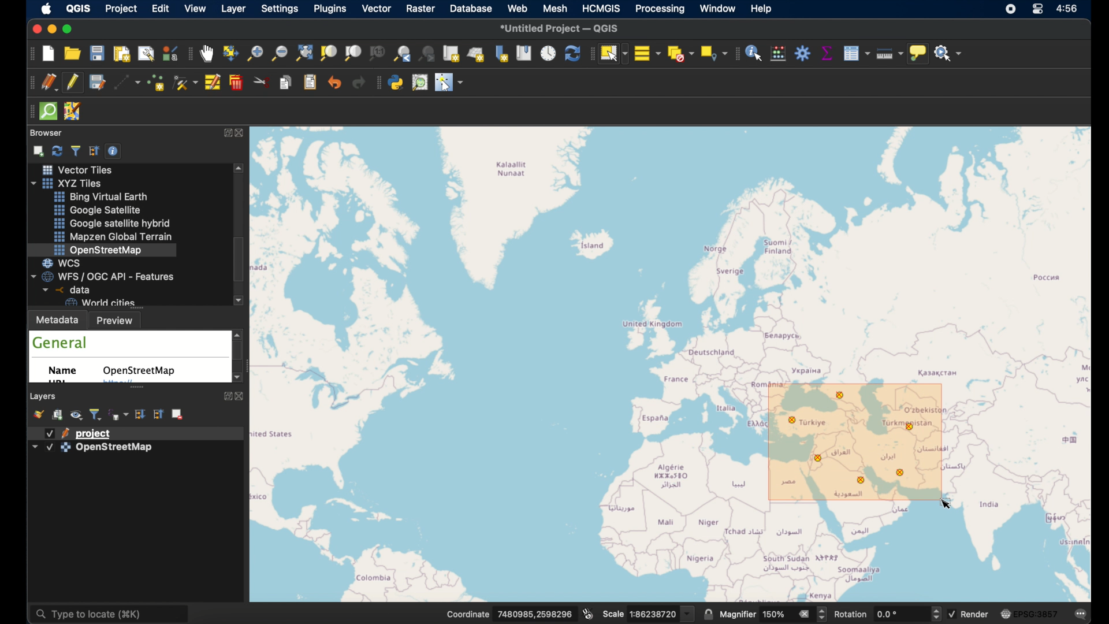 Image resolution: width=1109 pixels, height=624 pixels. Describe the element at coordinates (647, 53) in the screenshot. I see `select all features` at that location.